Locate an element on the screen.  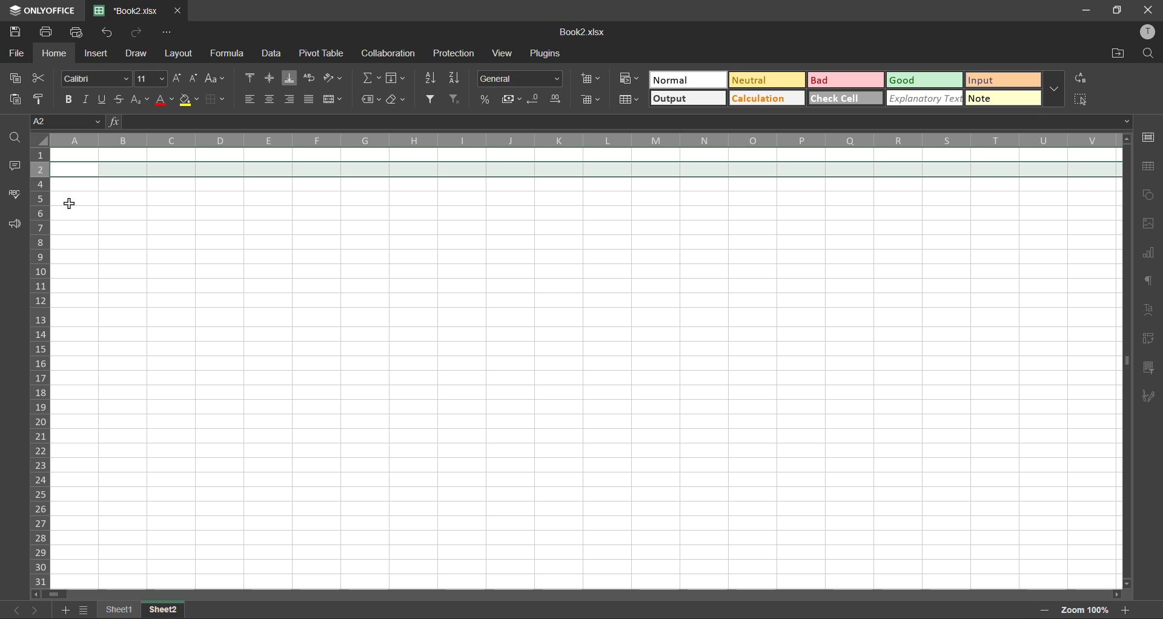
file is located at coordinates (17, 52).